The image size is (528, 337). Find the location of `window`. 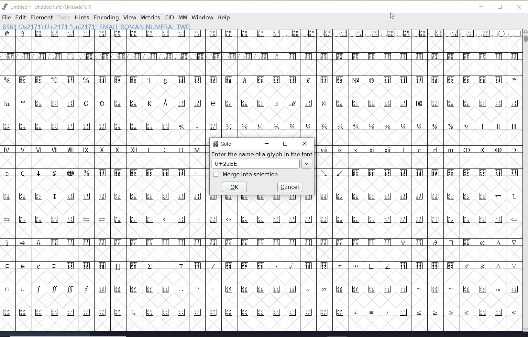

window is located at coordinates (202, 17).